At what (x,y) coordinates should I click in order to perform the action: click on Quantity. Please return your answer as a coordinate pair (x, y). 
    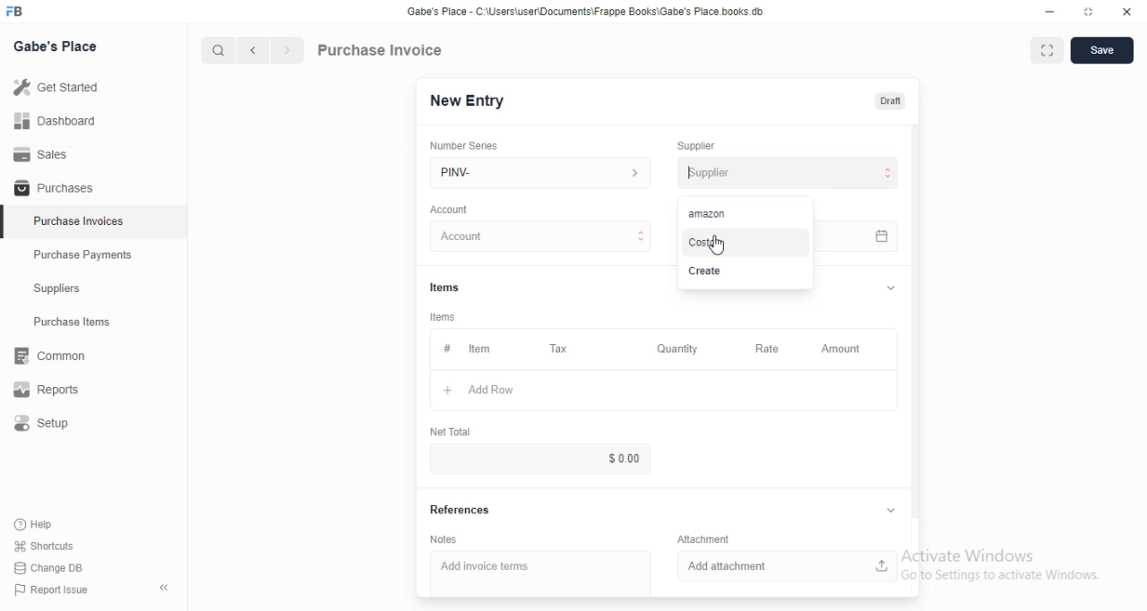
    Looking at the image, I should click on (678, 349).